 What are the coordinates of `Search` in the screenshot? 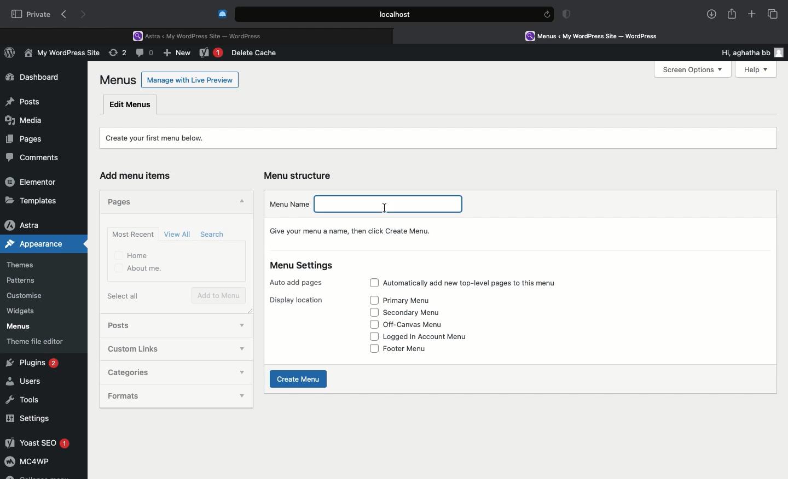 It's located at (214, 235).